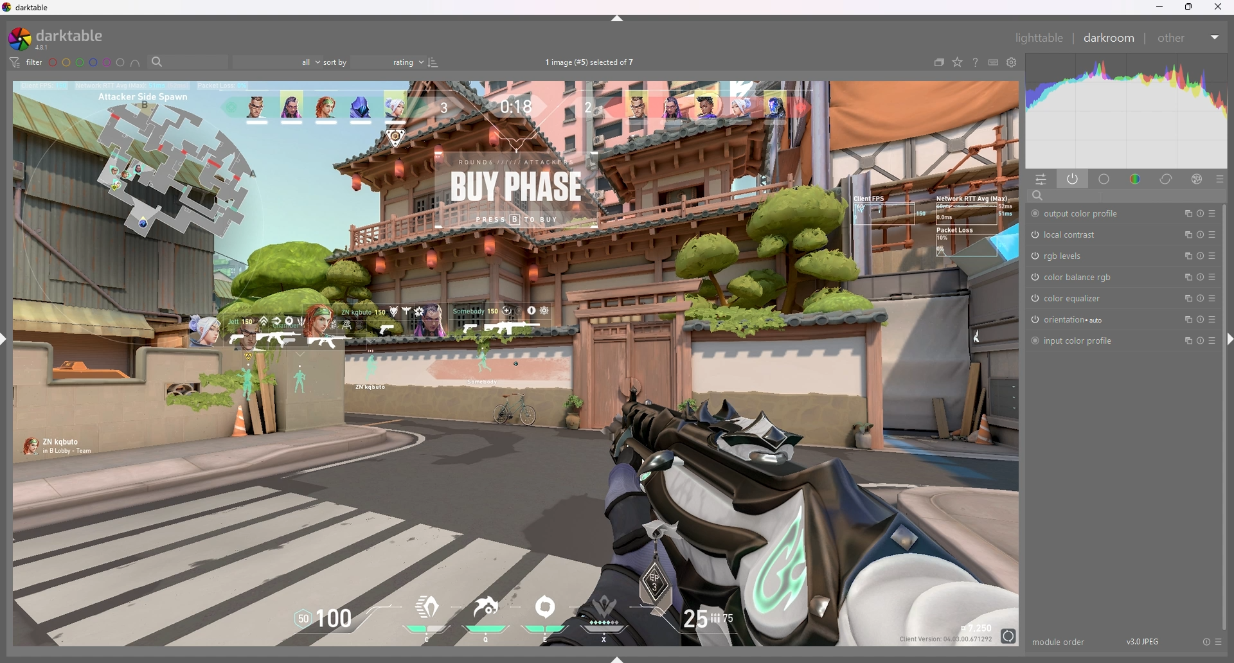 The width and height of the screenshot is (1234, 663). I want to click on presets, so click(1213, 234).